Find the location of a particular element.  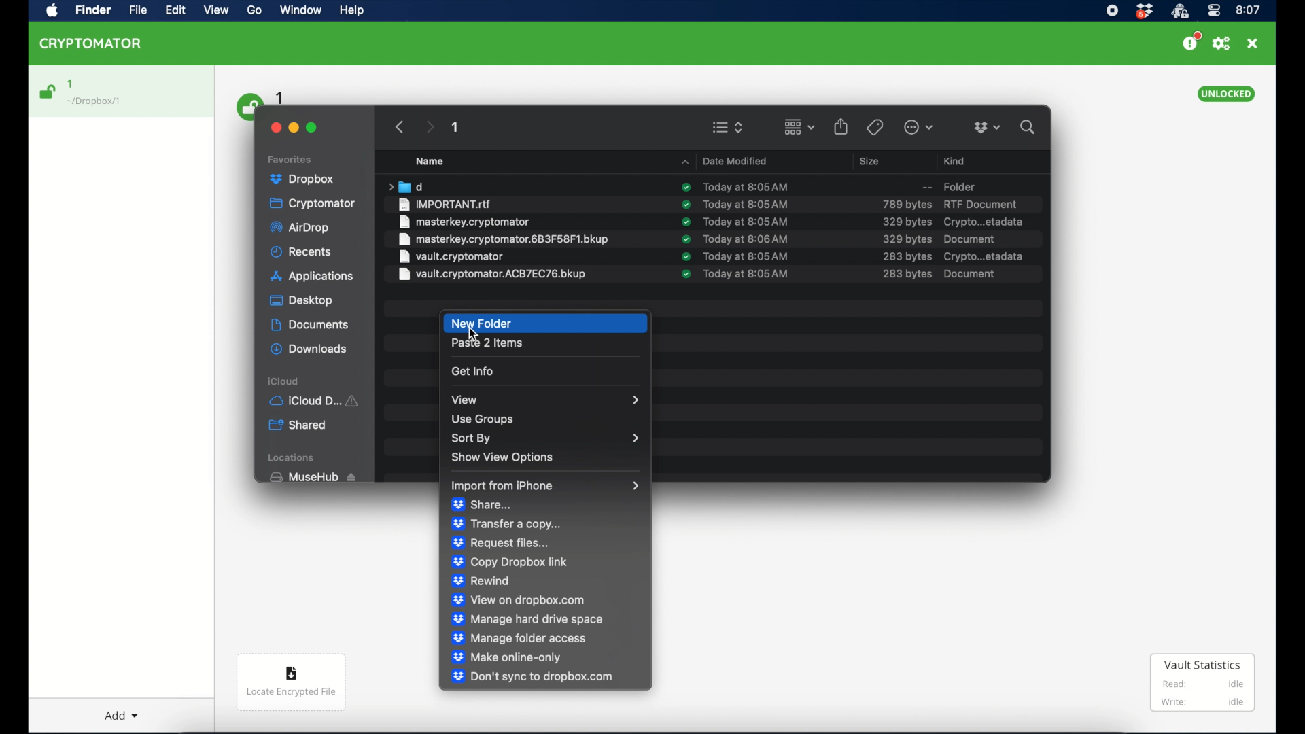

size is located at coordinates (907, 257).